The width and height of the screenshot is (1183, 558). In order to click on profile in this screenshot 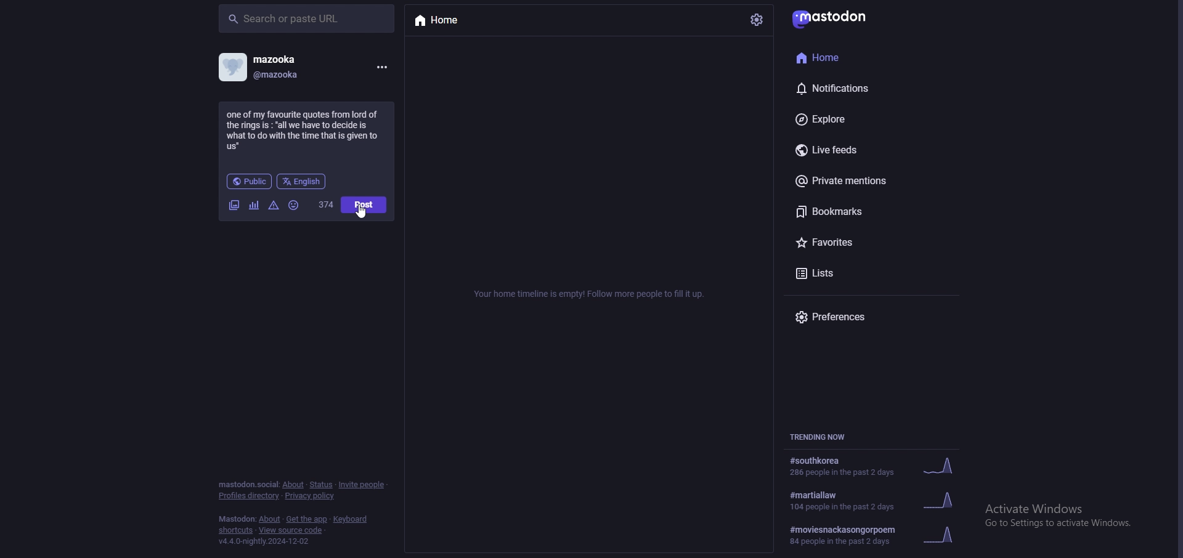, I will do `click(262, 67)`.